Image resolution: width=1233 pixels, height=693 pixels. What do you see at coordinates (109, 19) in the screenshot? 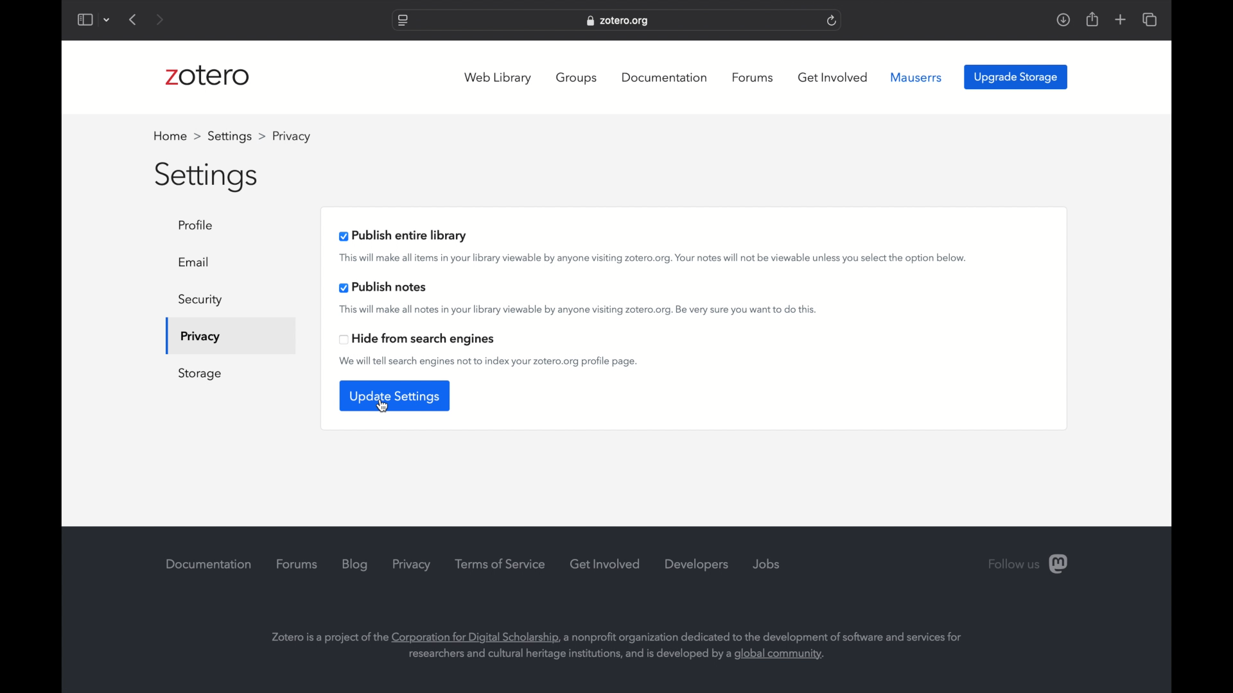
I see `dropdown` at bounding box center [109, 19].